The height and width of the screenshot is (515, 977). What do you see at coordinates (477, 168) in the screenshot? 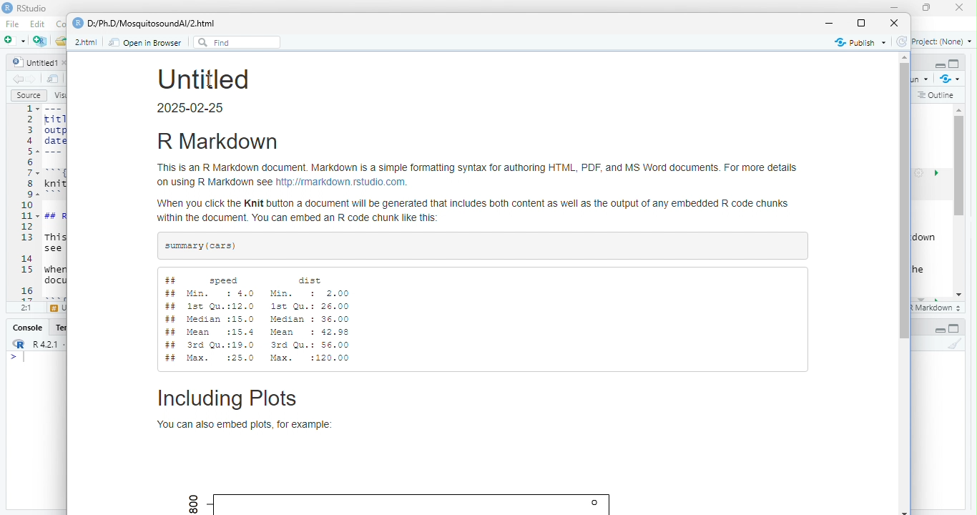
I see `This is an R Markdown document. Markdown is a simple formatting syntax for authoring HTML, PDF, and MS Word documents. For more details` at bounding box center [477, 168].